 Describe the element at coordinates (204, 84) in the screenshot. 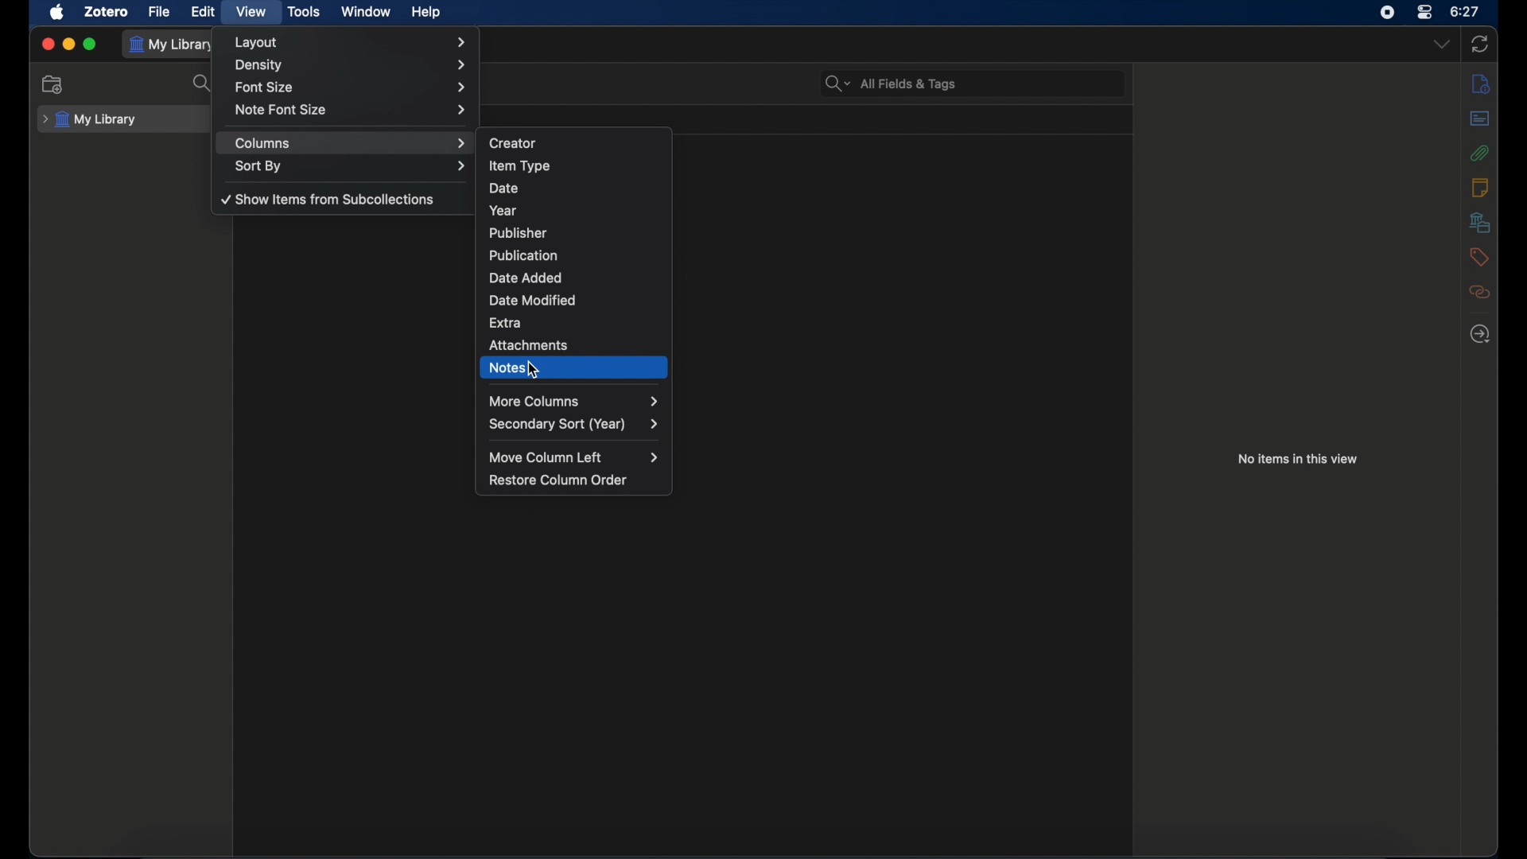

I see `search` at that location.